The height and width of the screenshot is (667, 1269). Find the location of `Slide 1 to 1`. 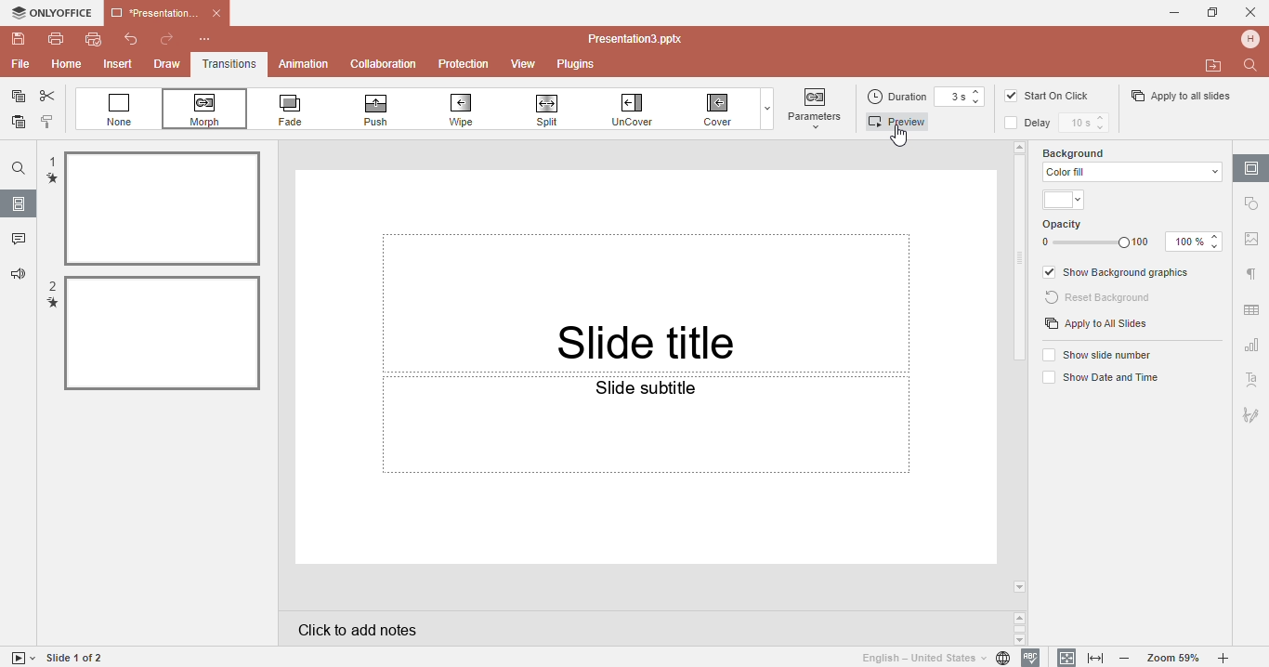

Slide 1 to 1 is located at coordinates (76, 658).